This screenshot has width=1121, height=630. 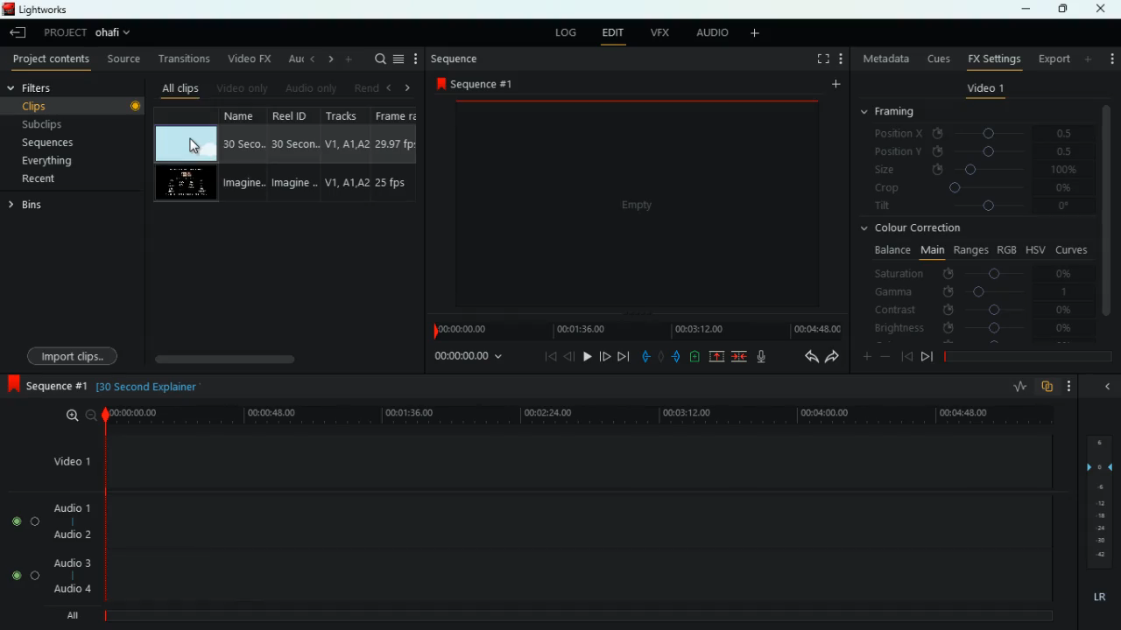 I want to click on crop, so click(x=979, y=189).